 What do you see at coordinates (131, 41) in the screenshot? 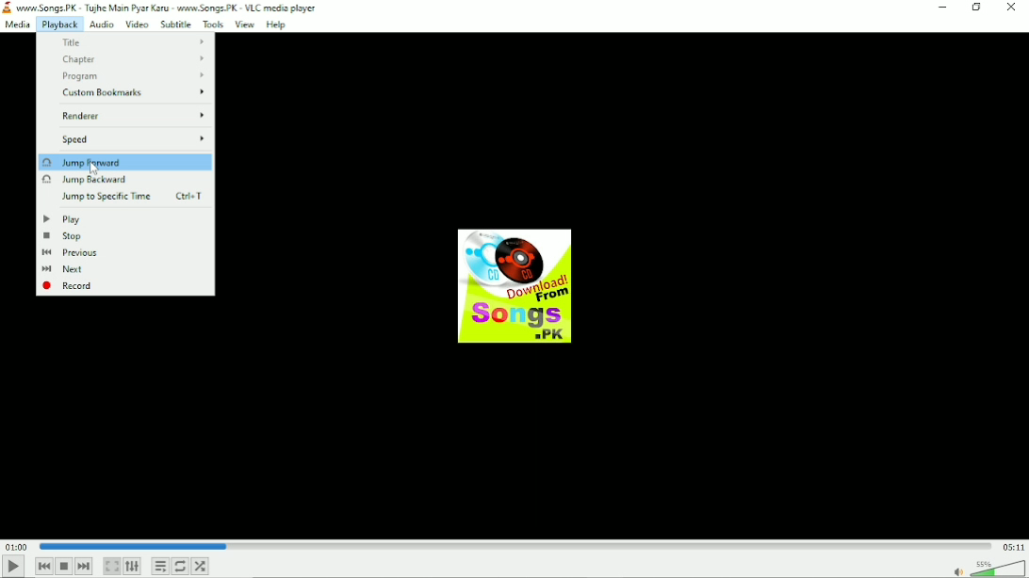
I see `Title` at bounding box center [131, 41].